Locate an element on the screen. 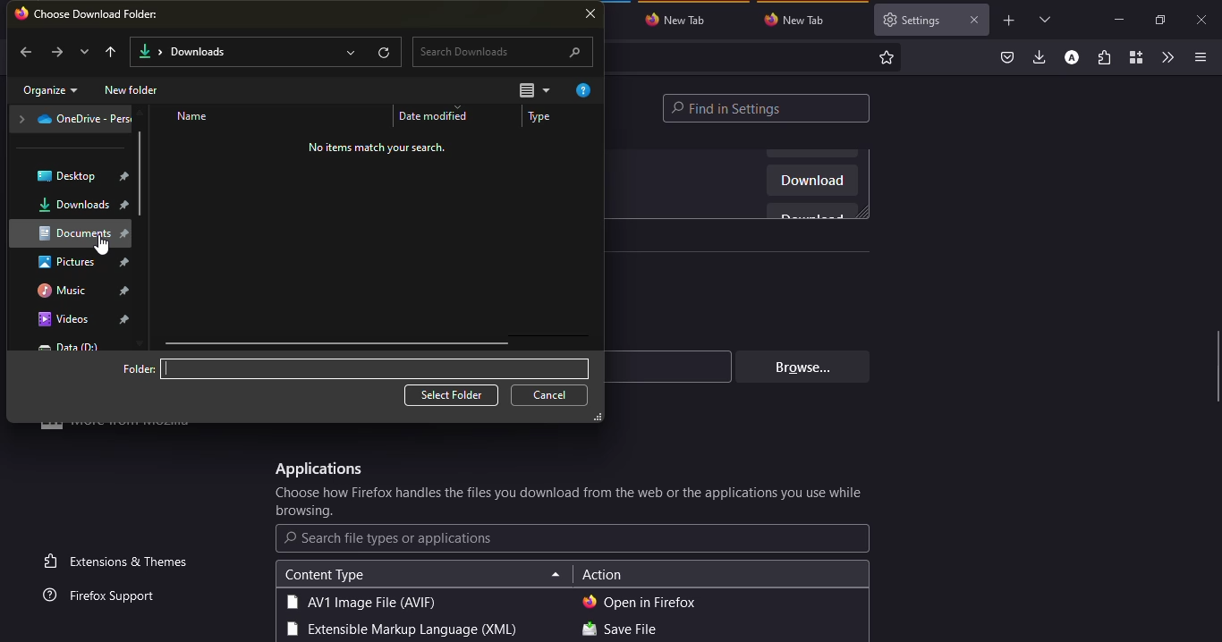 This screenshot has height=642, width=1222. location is located at coordinates (68, 289).